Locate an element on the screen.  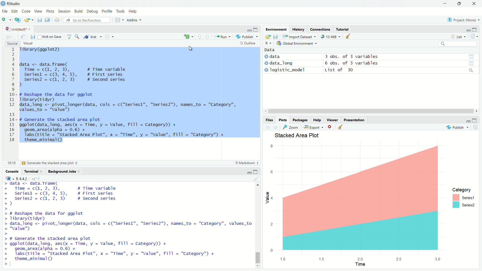
Terminal is located at coordinates (32, 171).